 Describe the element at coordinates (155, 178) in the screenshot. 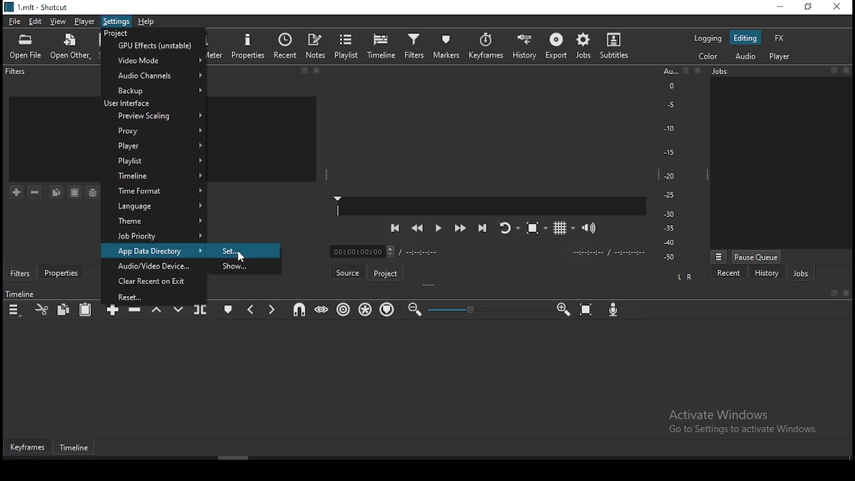

I see `time format` at that location.